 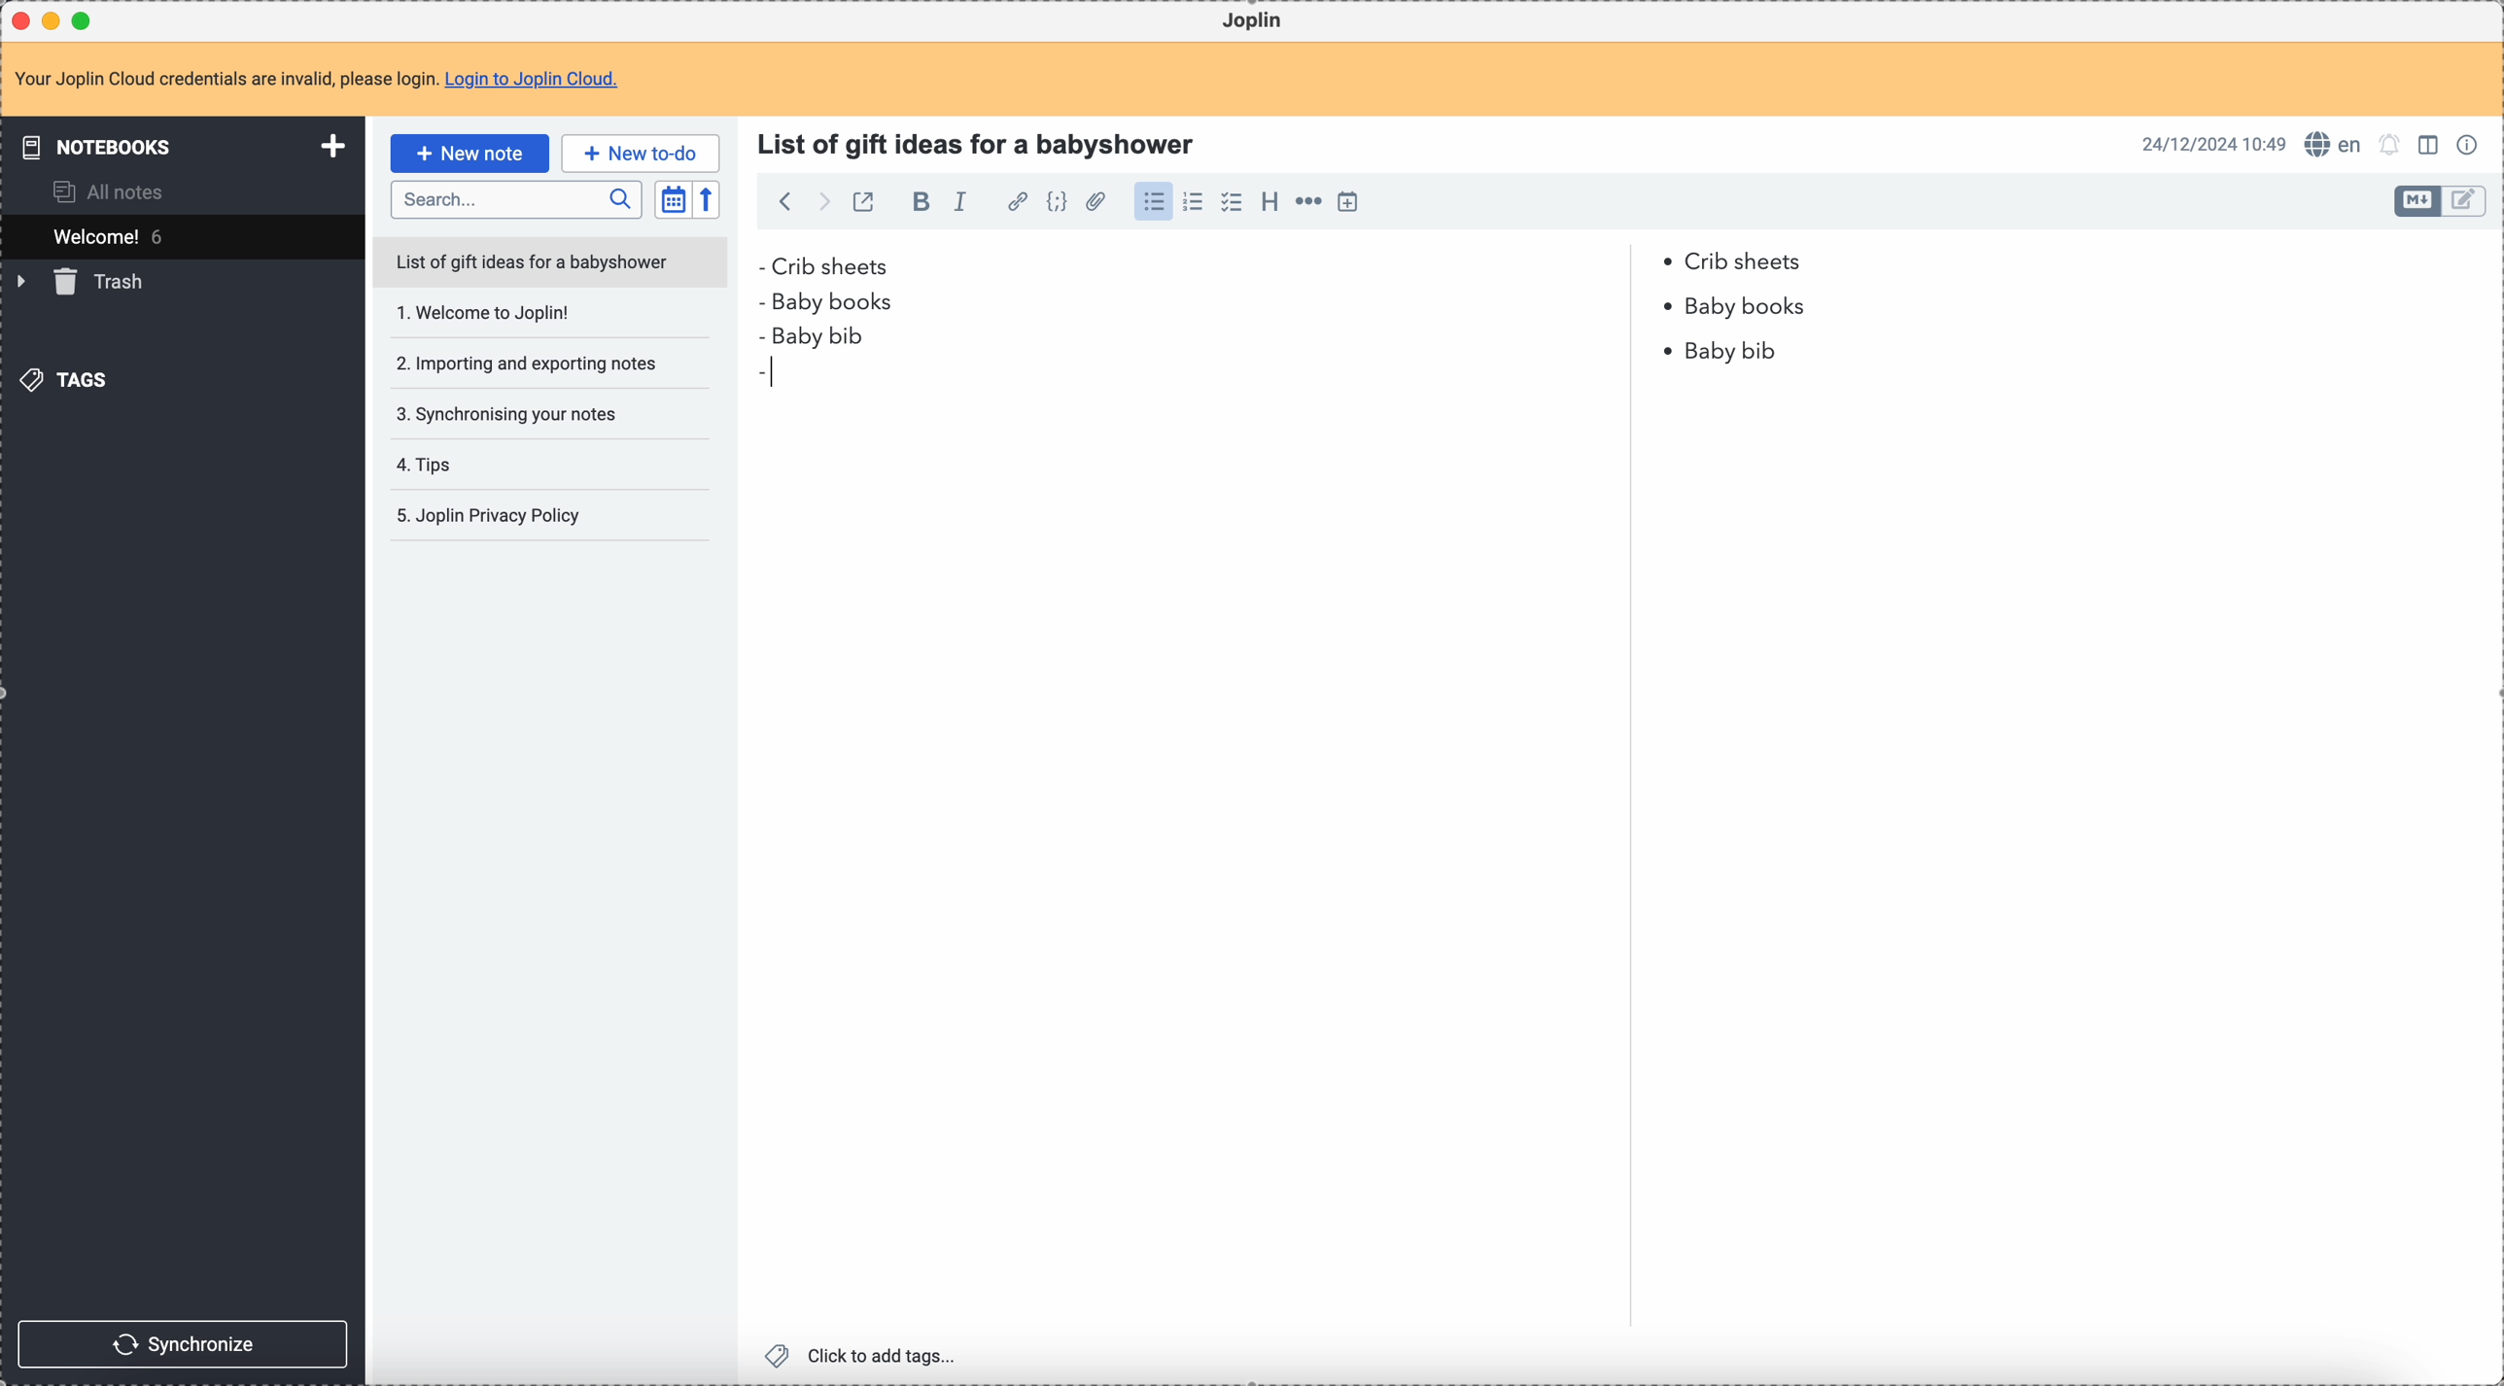 I want to click on joplin privacy policy, so click(x=495, y=519).